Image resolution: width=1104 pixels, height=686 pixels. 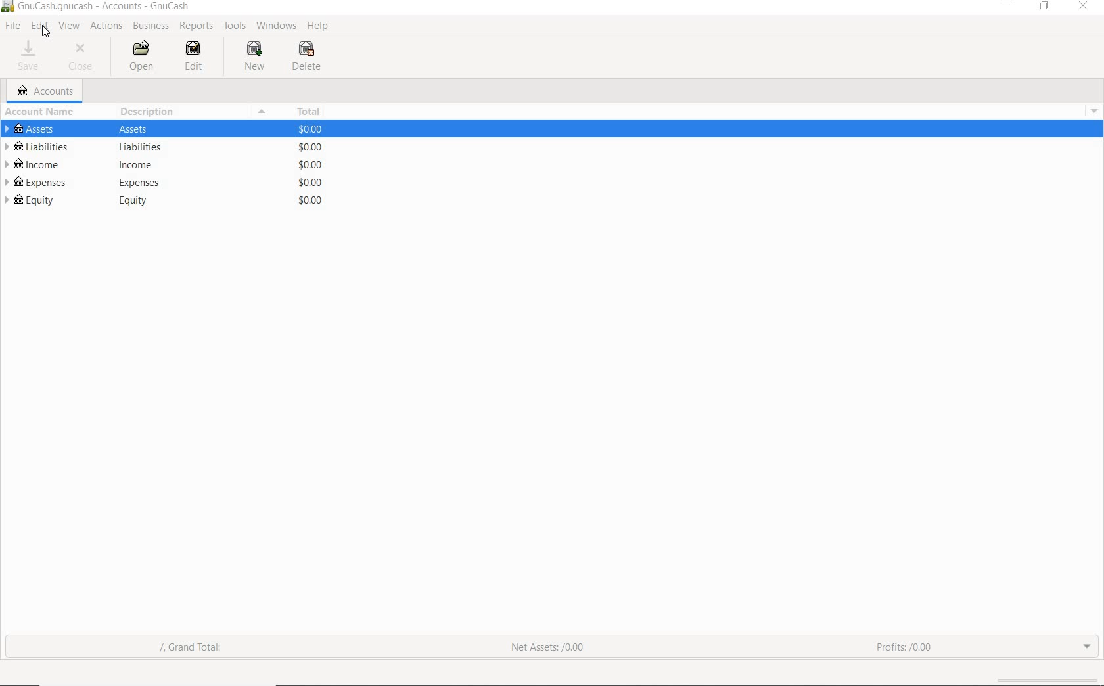 I want to click on system name, so click(x=9, y=7).